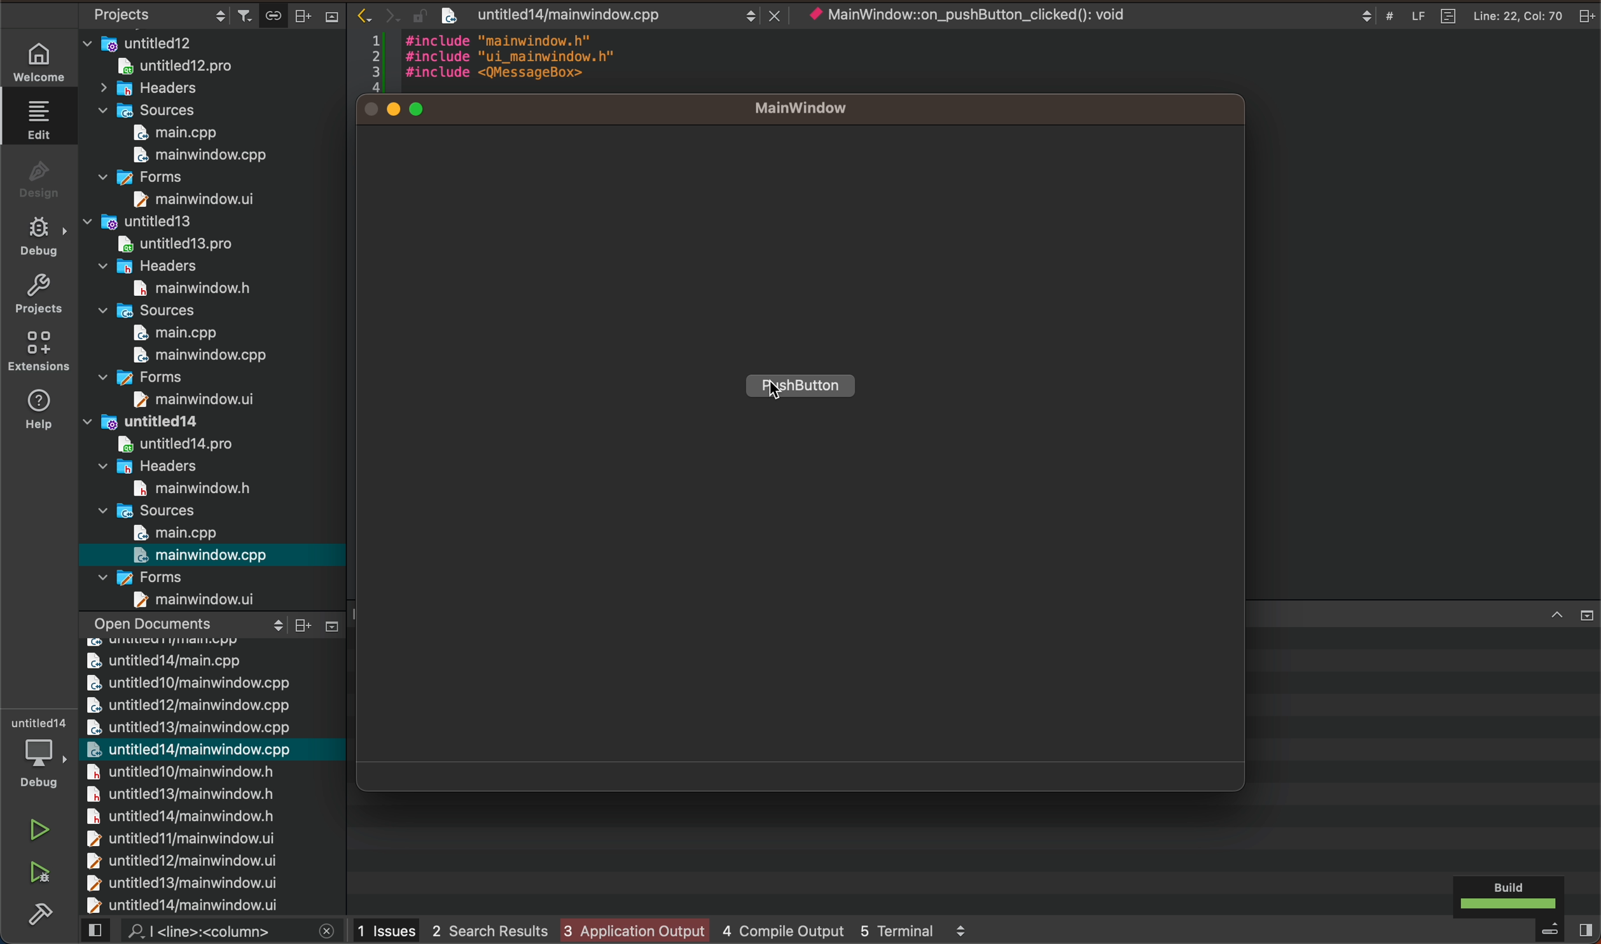  What do you see at coordinates (389, 13) in the screenshot?
I see `arrows` at bounding box center [389, 13].